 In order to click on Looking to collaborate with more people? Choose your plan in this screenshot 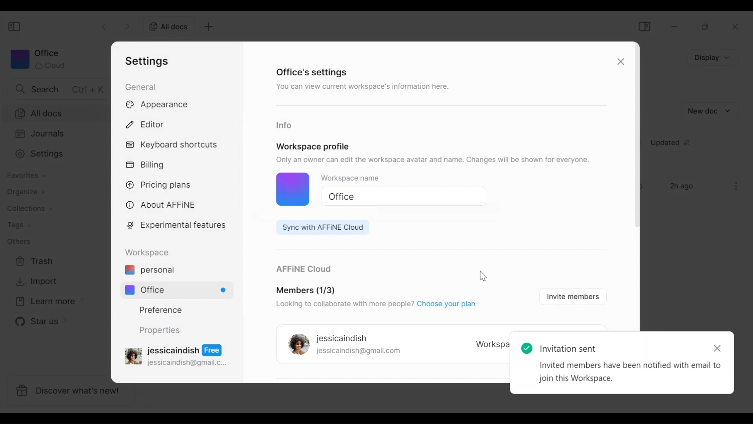, I will do `click(375, 305)`.